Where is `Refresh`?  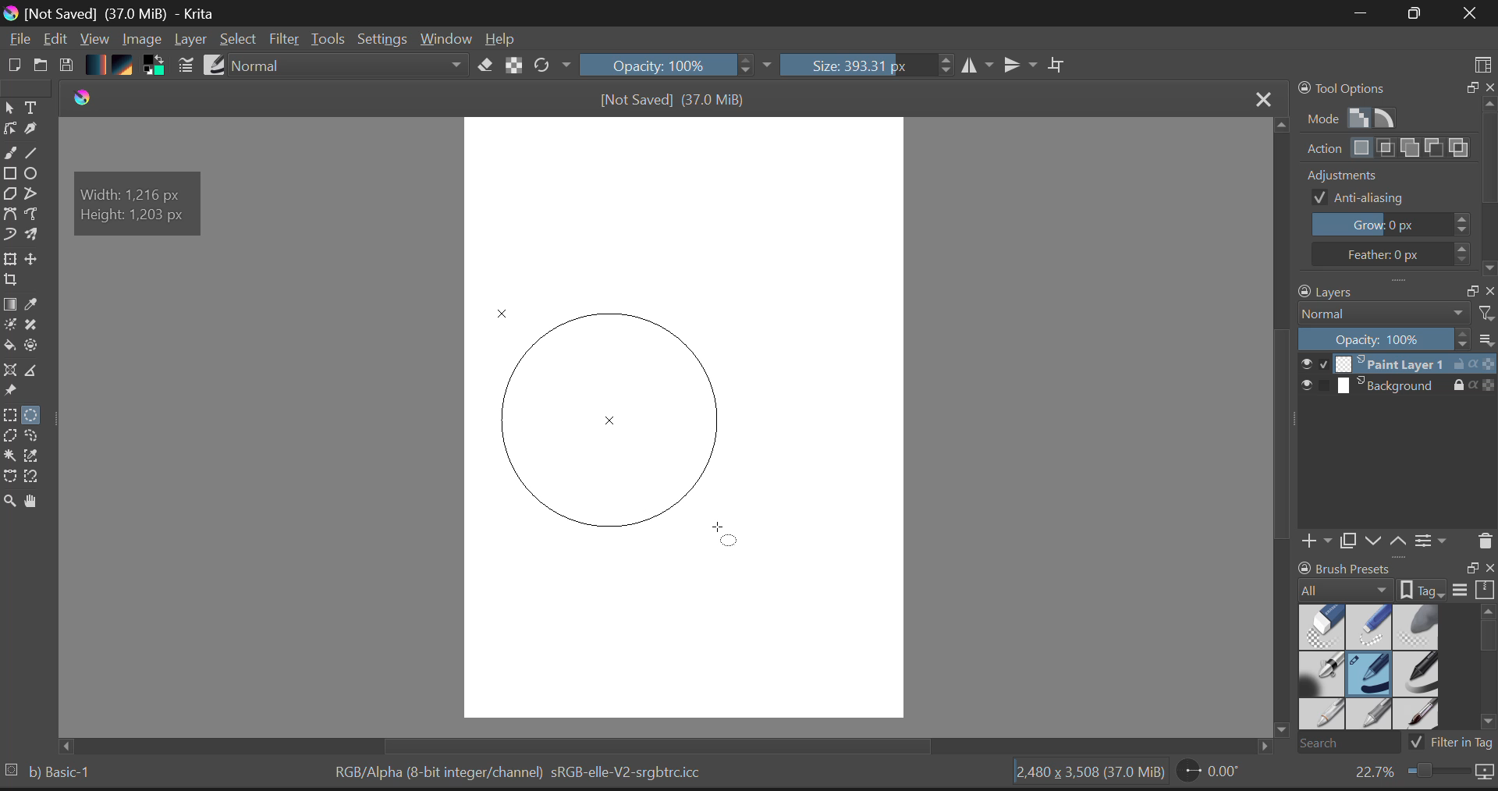
Refresh is located at coordinates (552, 66).